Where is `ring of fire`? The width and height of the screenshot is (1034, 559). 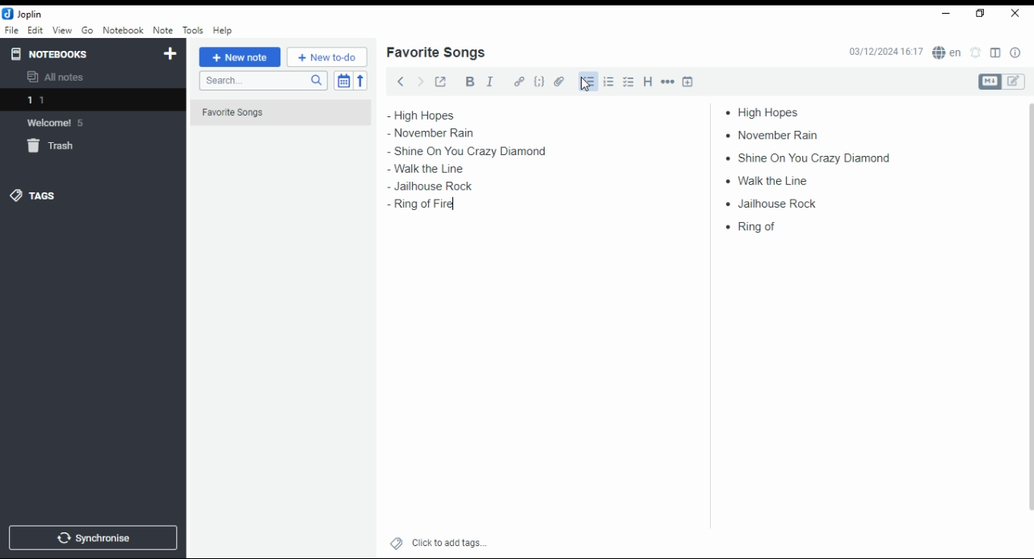
ring of fire is located at coordinates (427, 204).